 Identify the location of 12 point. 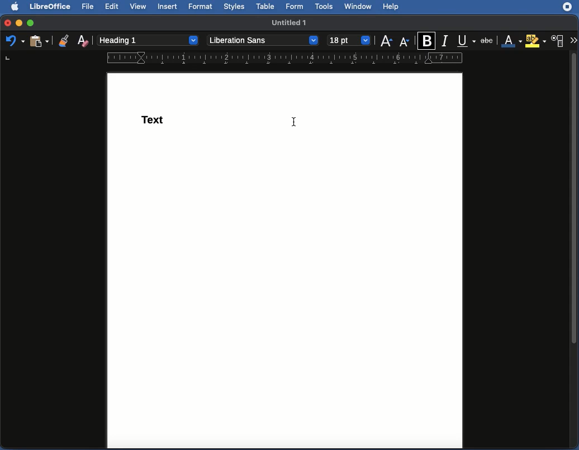
(352, 40).